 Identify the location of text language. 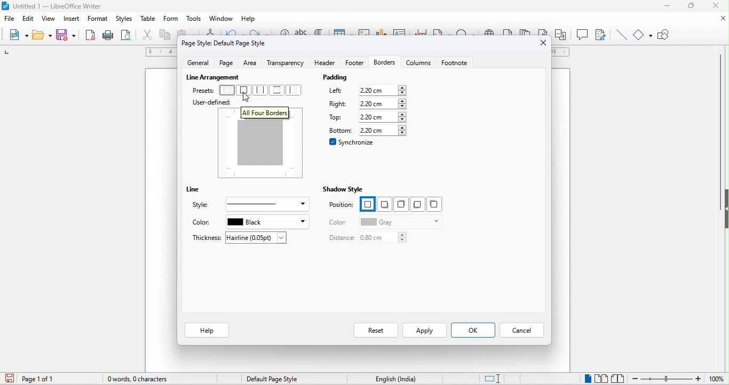
(395, 380).